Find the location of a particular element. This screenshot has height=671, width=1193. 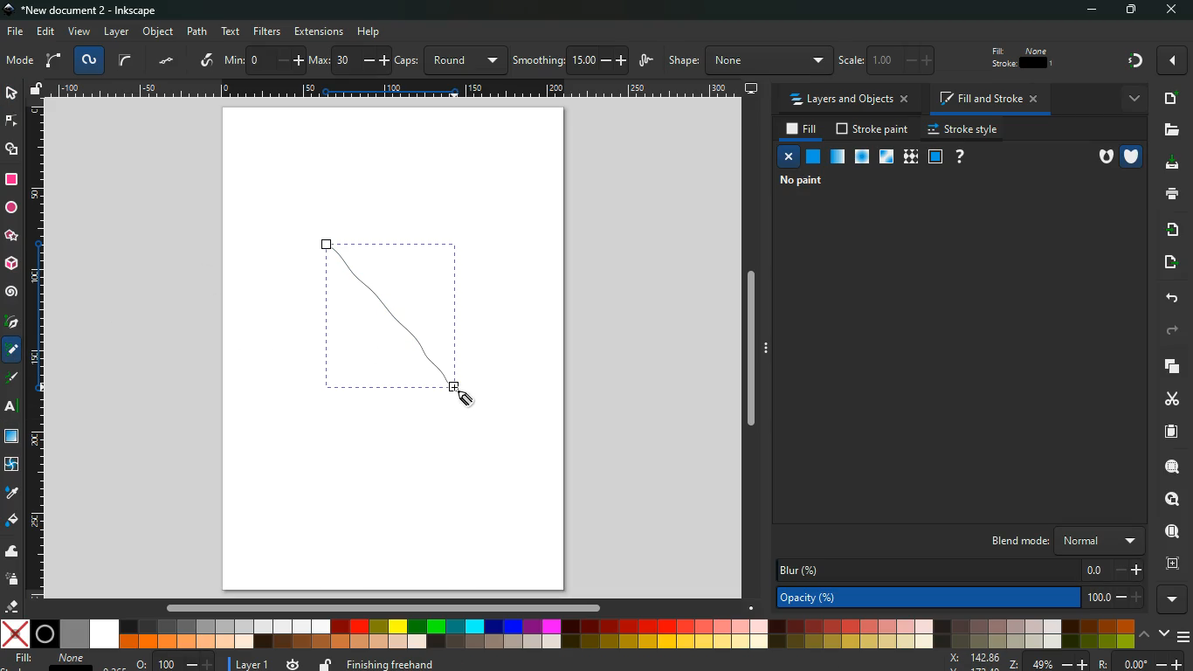

fill is located at coordinates (1023, 58).